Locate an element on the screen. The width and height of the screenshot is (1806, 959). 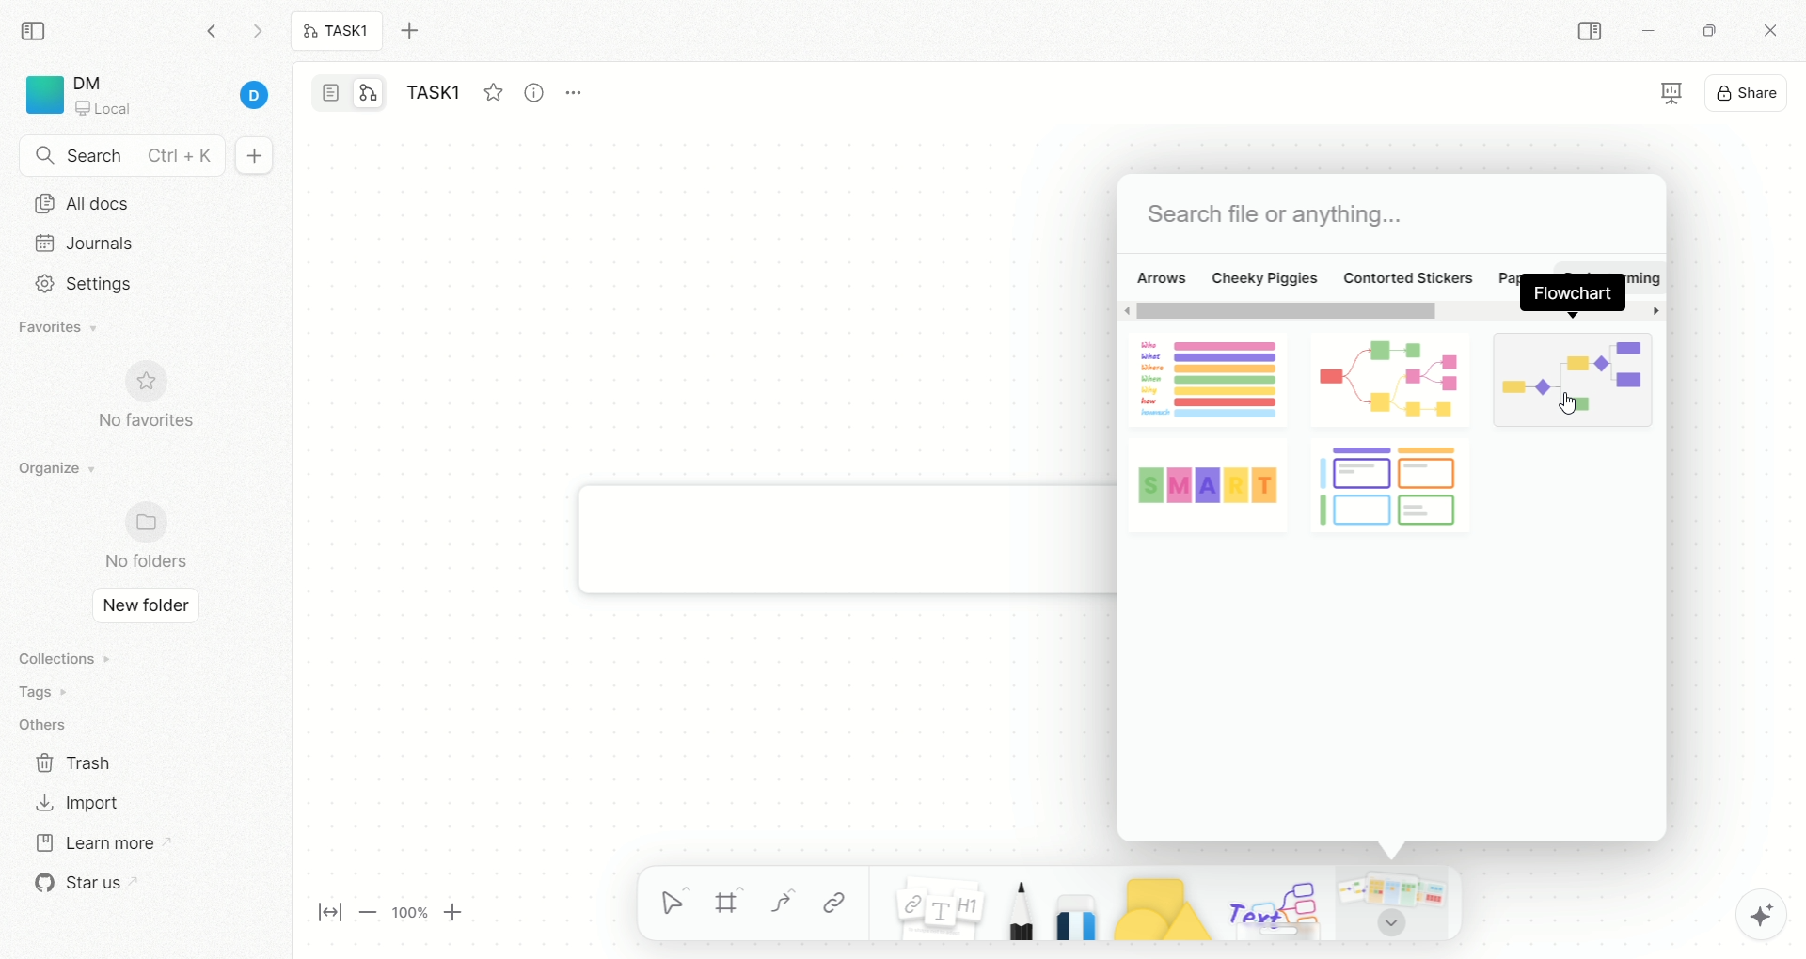
new folder is located at coordinates (140, 607).